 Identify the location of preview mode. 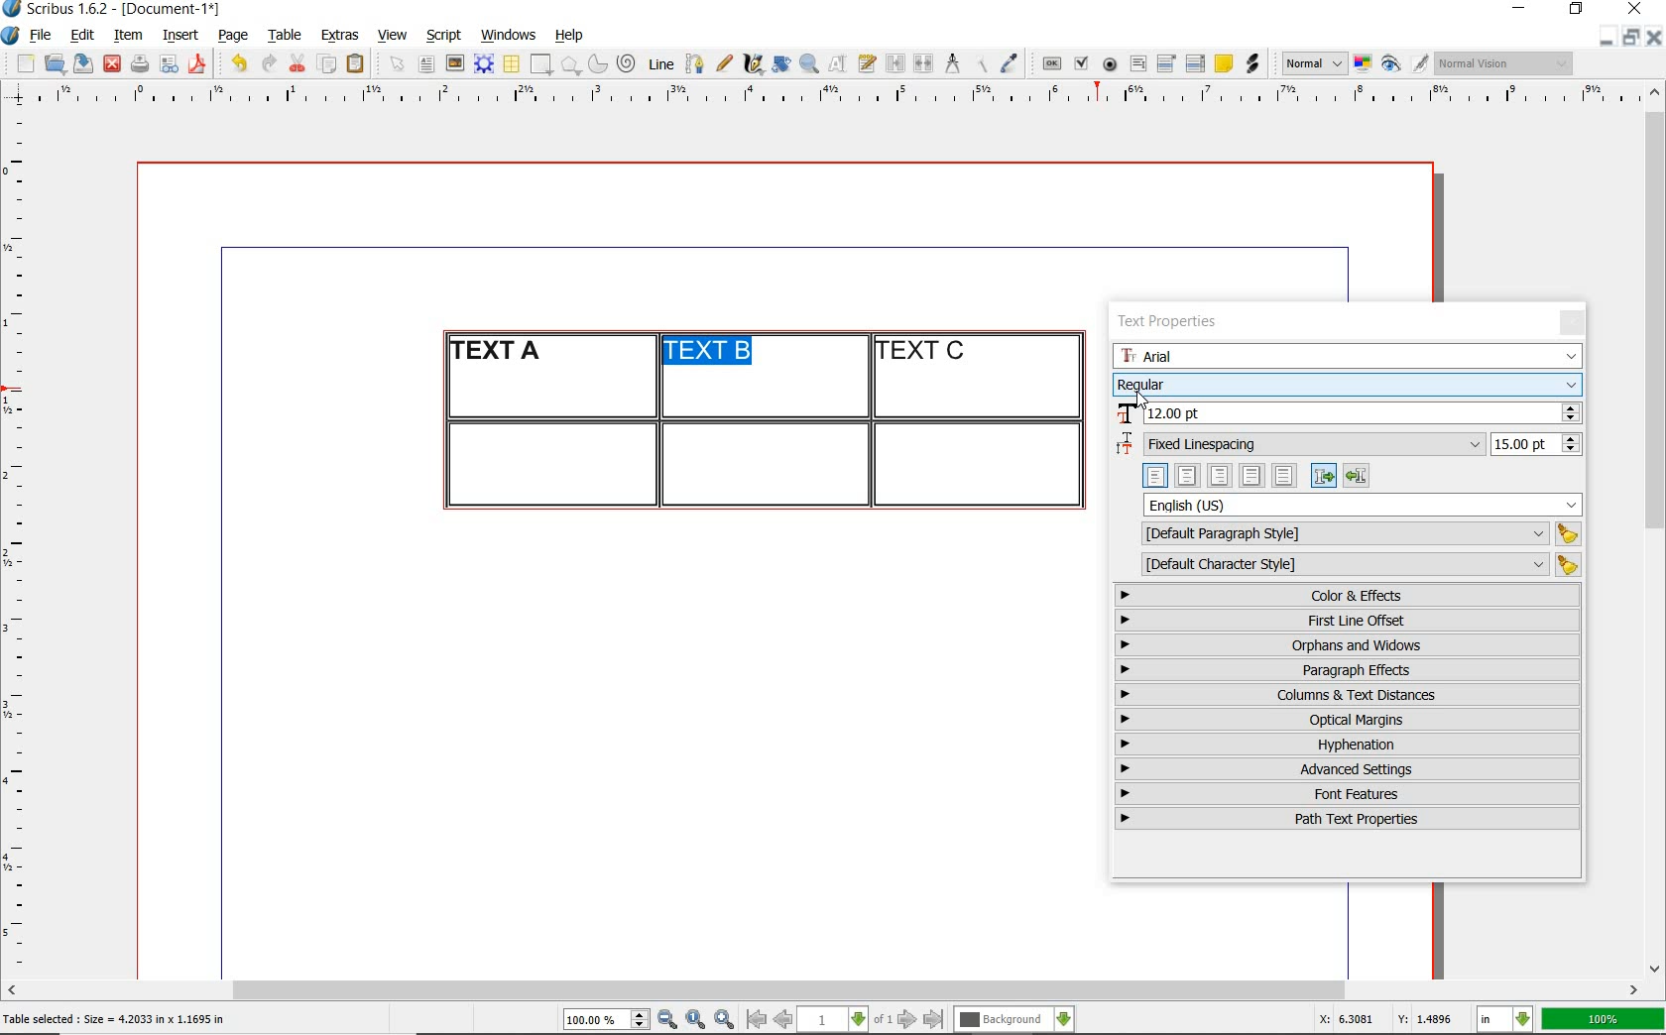
(1405, 64).